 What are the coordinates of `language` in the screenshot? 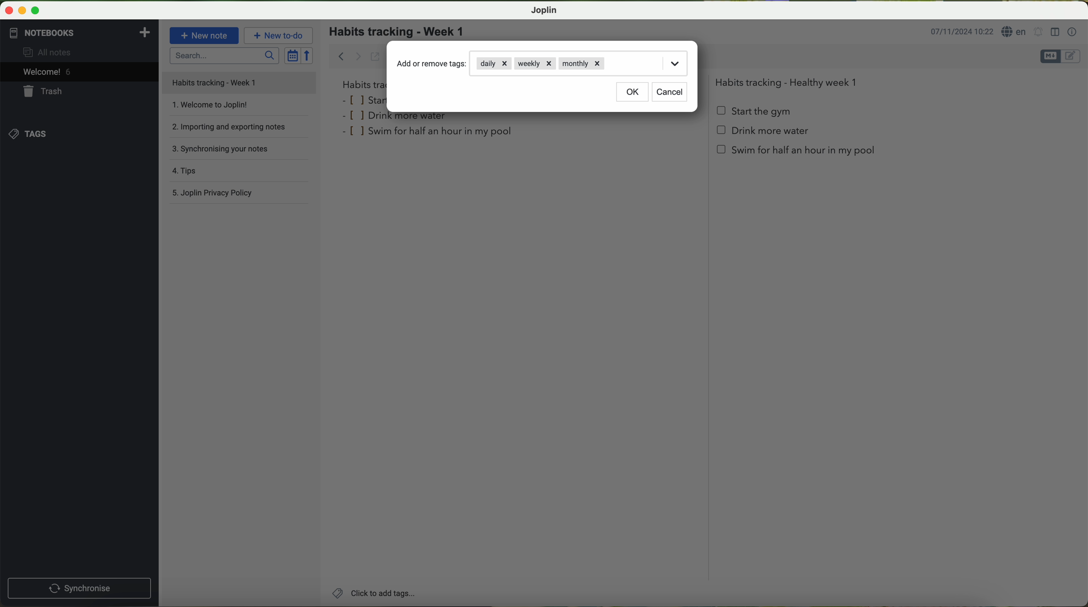 It's located at (1015, 31).